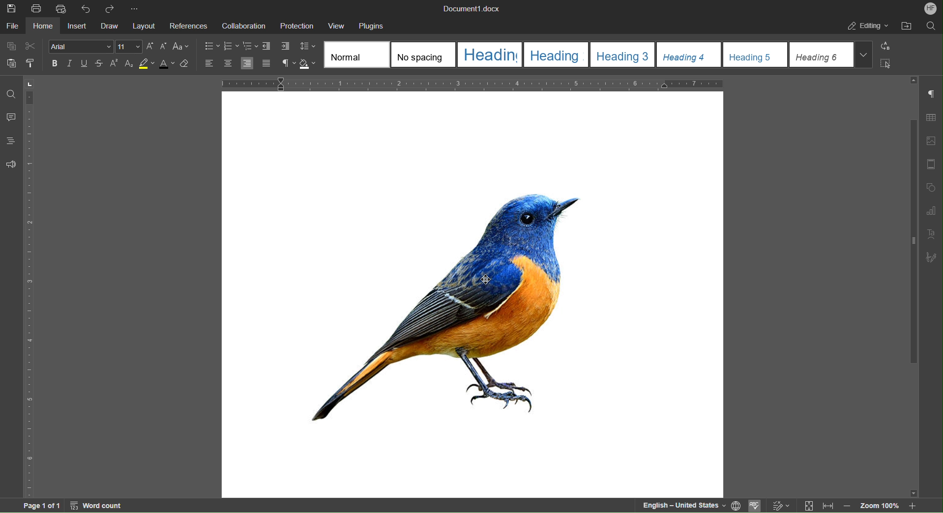  I want to click on Fit to width, so click(827, 505).